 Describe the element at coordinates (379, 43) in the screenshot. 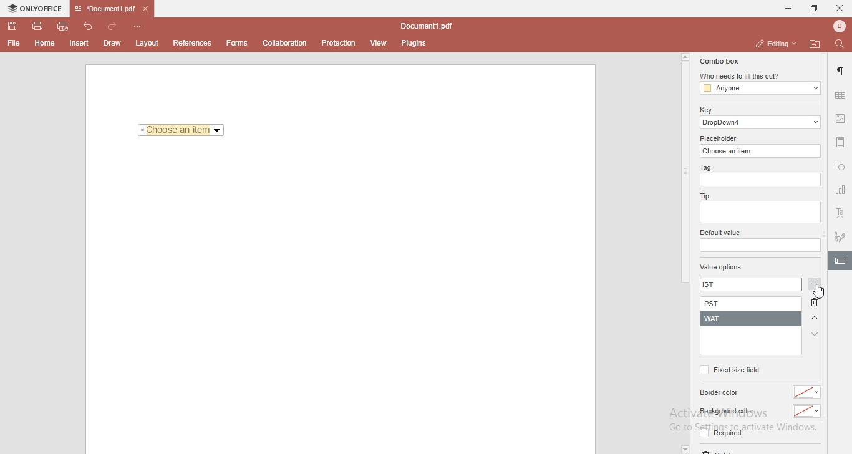

I see `view` at that location.